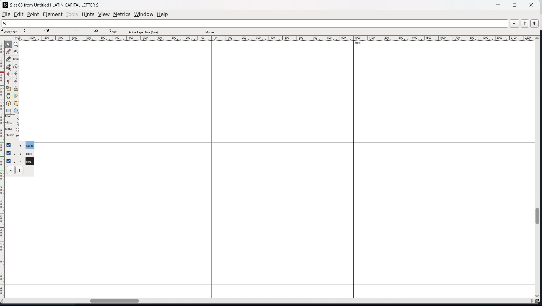 The width and height of the screenshot is (542, 306). I want to click on hints, so click(88, 14).